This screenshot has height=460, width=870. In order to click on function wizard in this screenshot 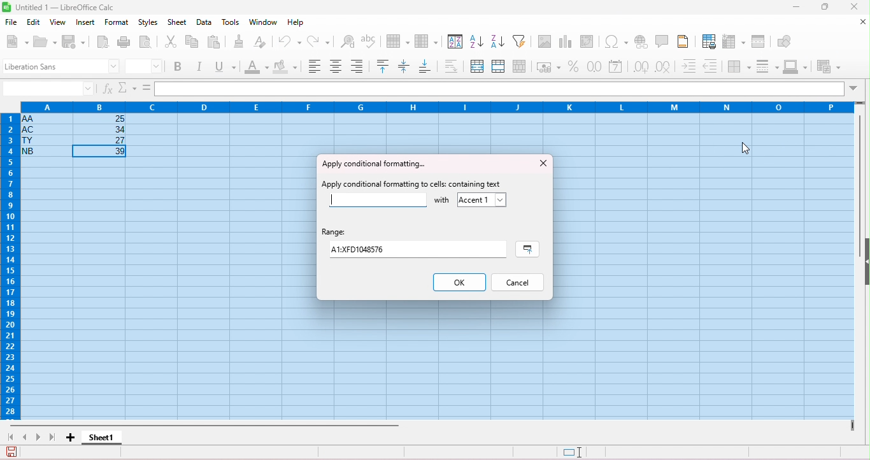, I will do `click(109, 89)`.